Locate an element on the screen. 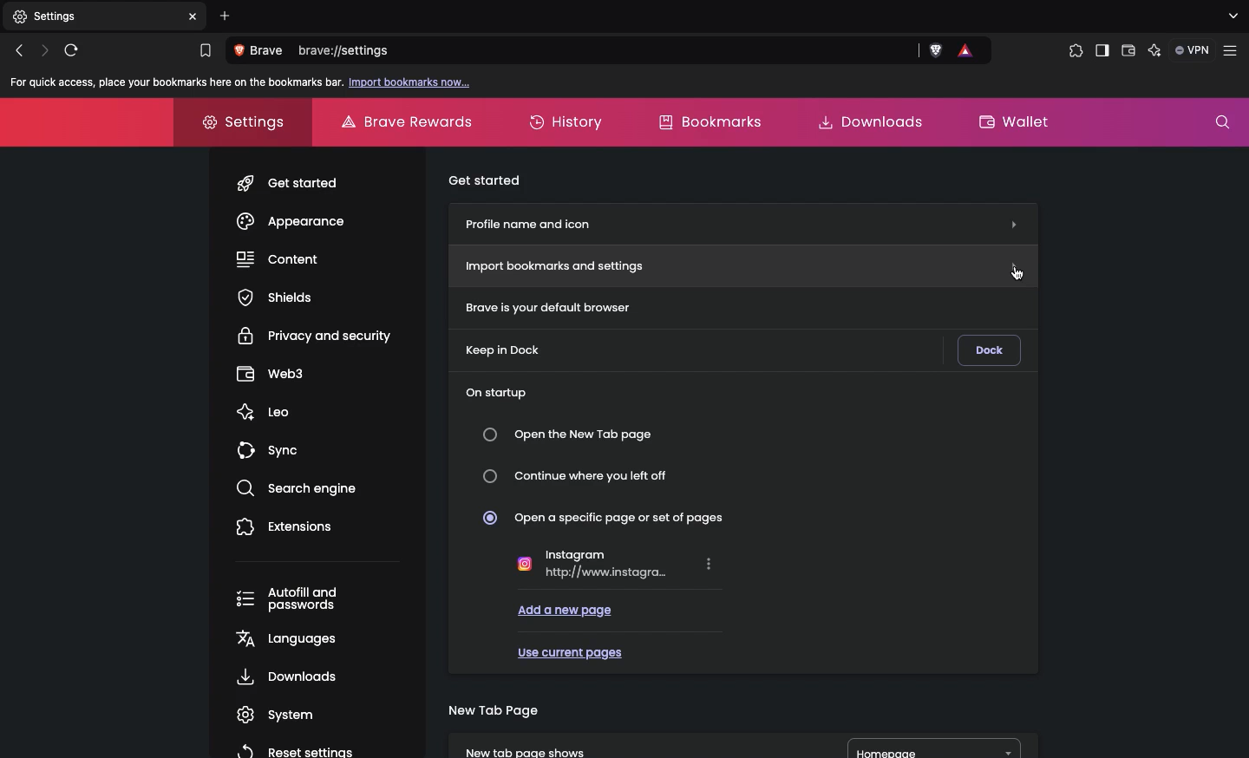 This screenshot has width=1249, height=758. Get started is located at coordinates (291, 180).